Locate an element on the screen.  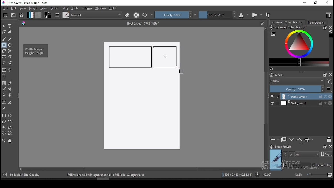
delete layer is located at coordinates (329, 140).